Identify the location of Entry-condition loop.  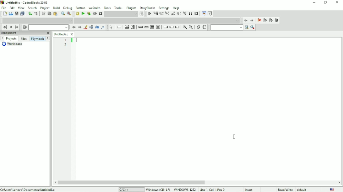
(140, 27).